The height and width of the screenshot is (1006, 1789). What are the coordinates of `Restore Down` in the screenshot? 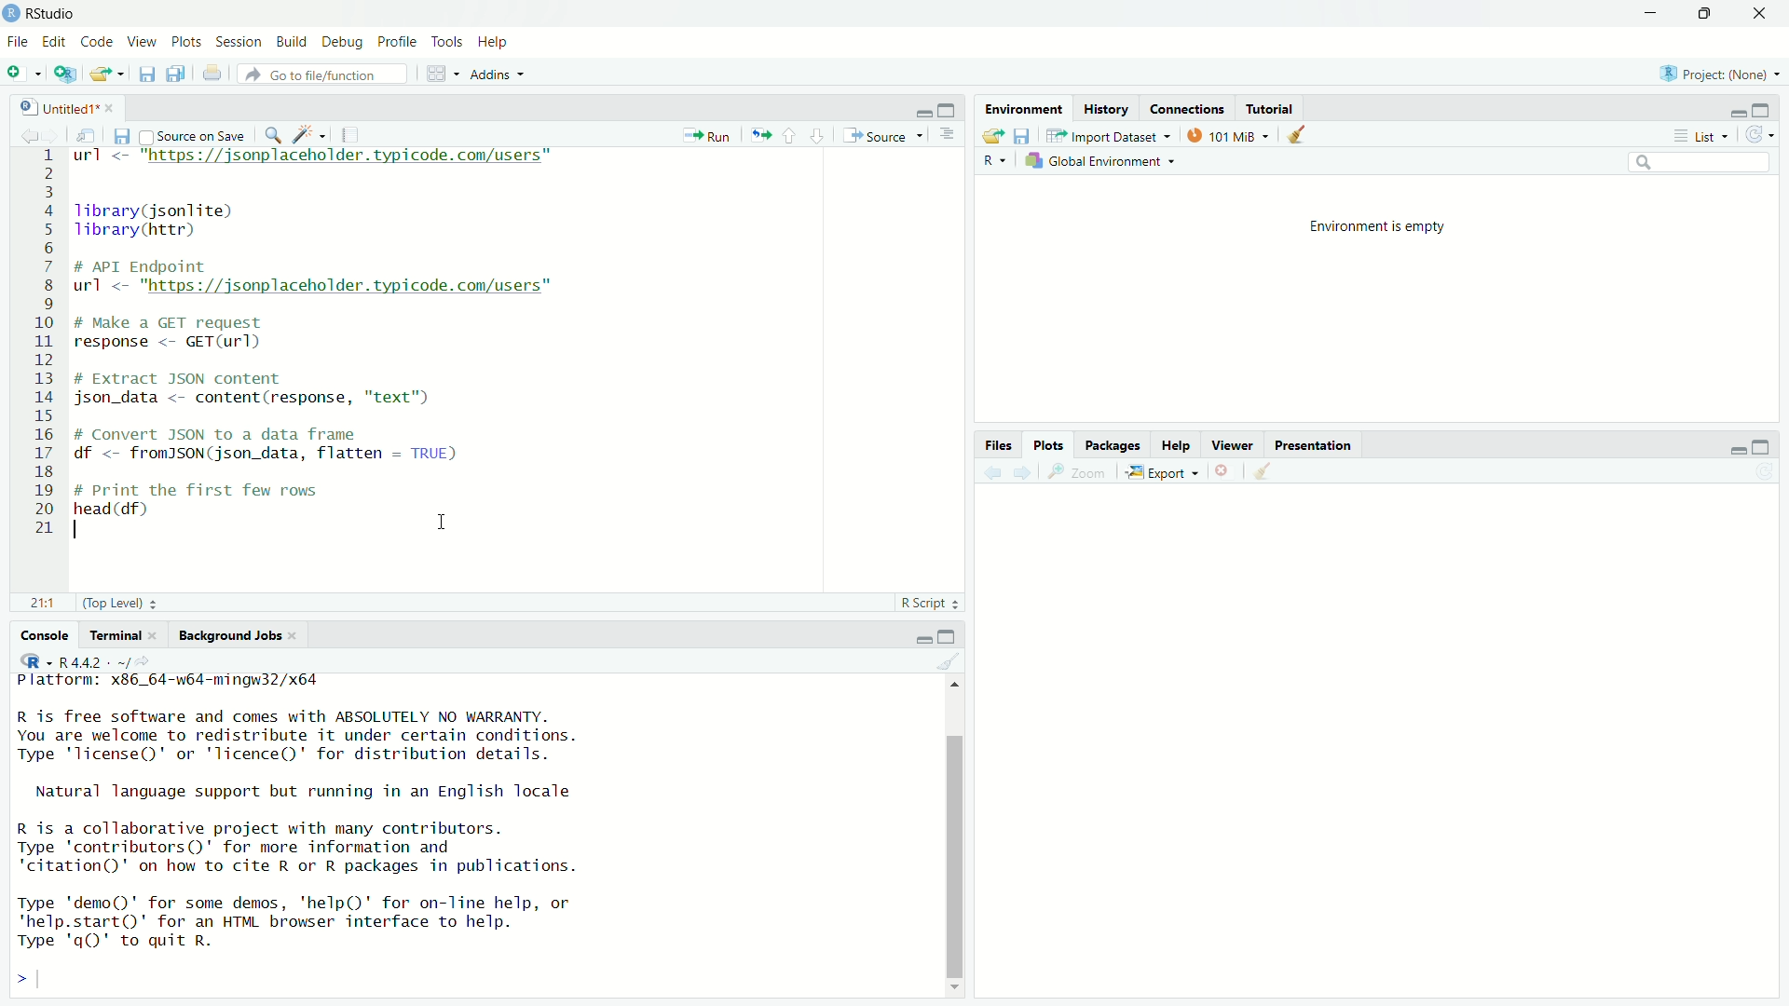 It's located at (1707, 14).